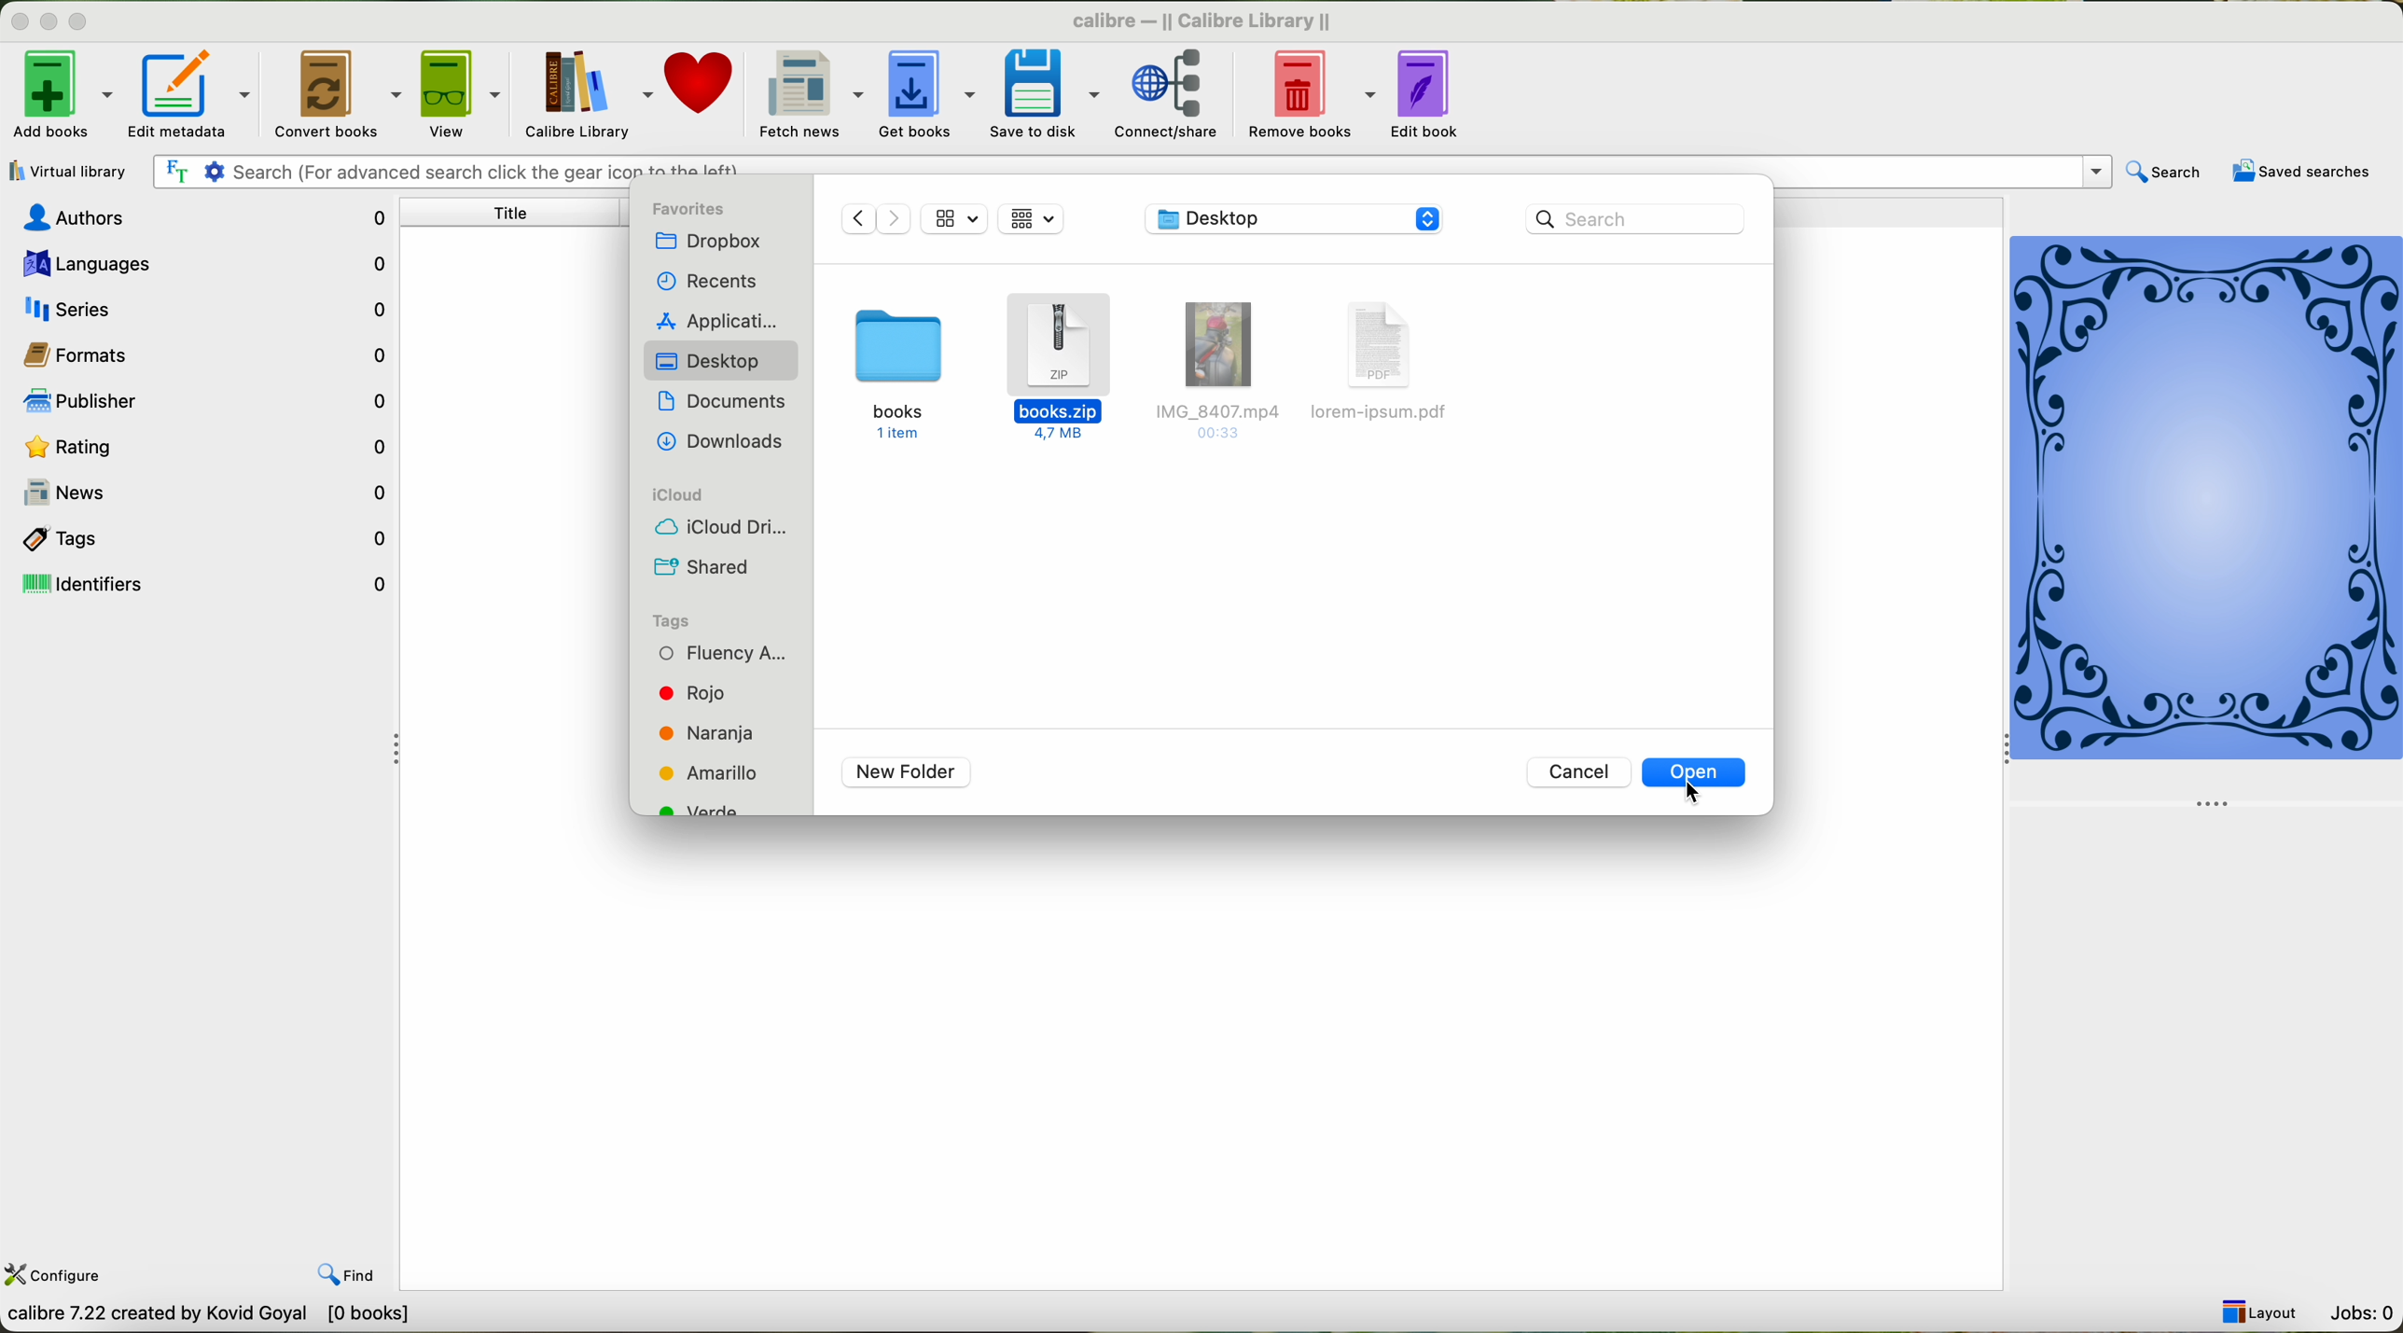 The image size is (2403, 1333). What do you see at coordinates (894, 219) in the screenshot?
I see `Next` at bounding box center [894, 219].